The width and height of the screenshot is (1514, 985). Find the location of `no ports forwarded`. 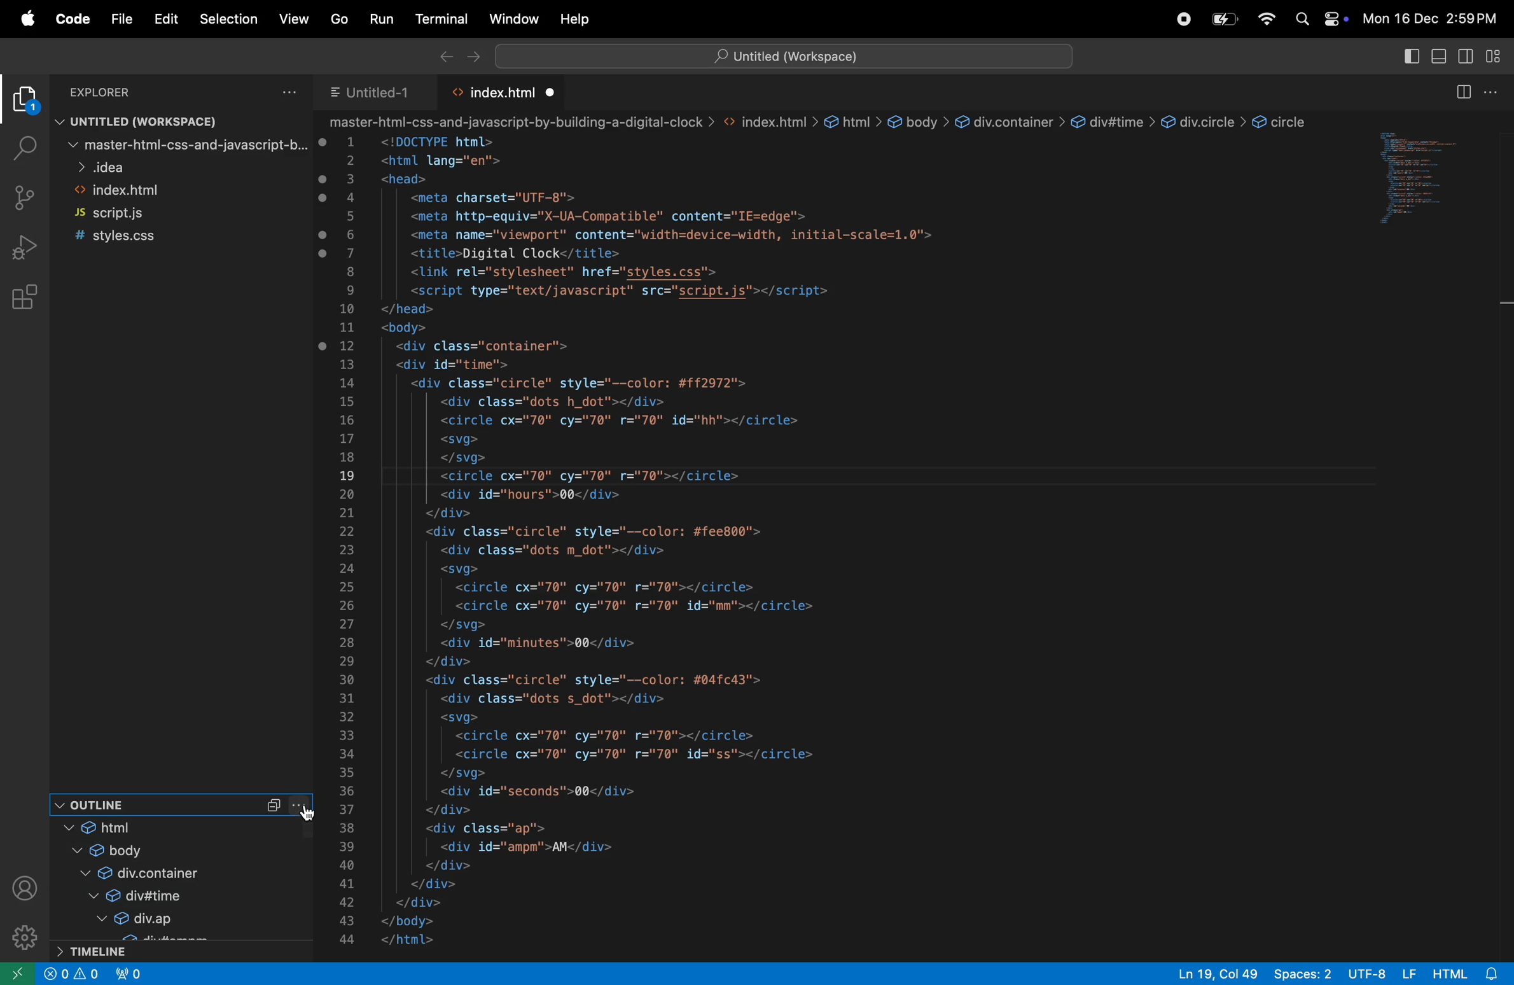

no ports forwarded is located at coordinates (130, 973).